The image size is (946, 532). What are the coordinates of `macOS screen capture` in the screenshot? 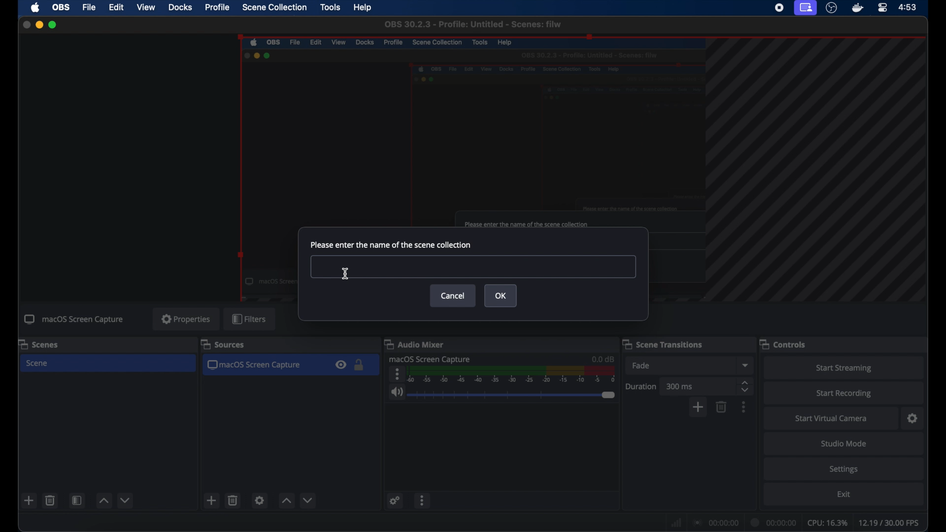 It's located at (74, 320).